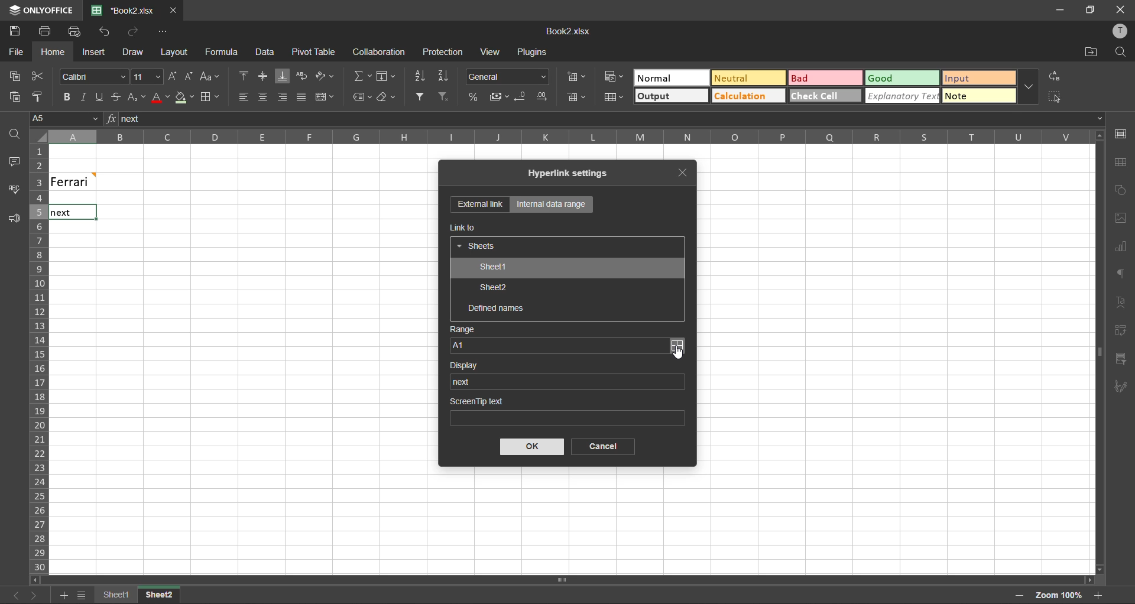 The image size is (1135, 604). What do you see at coordinates (161, 33) in the screenshot?
I see `customize quick access toolbar` at bounding box center [161, 33].